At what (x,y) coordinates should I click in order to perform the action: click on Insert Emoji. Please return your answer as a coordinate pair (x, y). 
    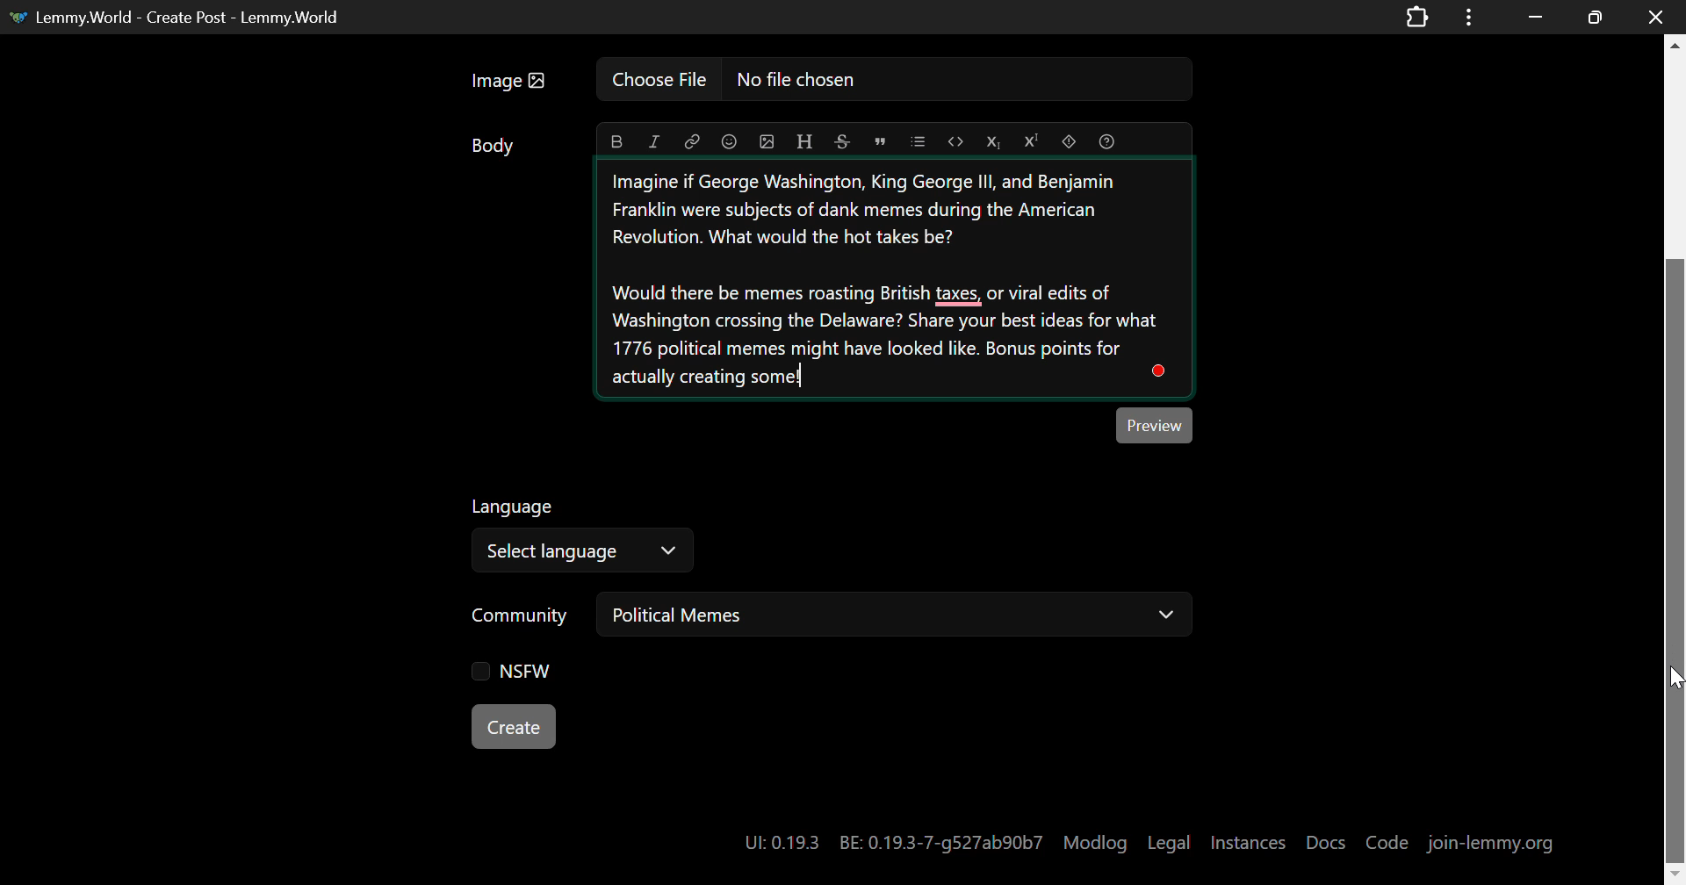
    Looking at the image, I should click on (731, 143).